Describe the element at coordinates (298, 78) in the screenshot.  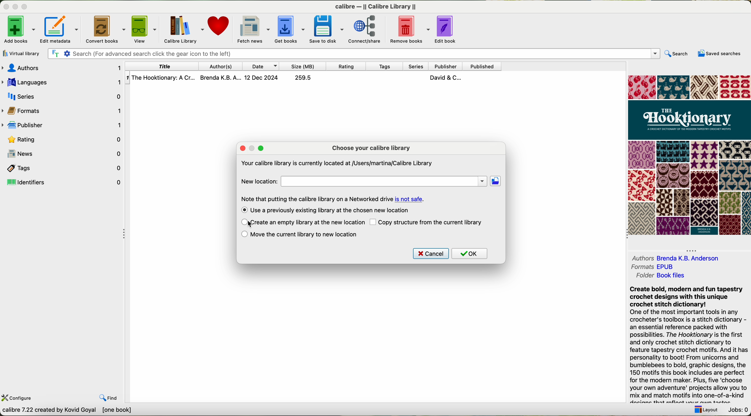
I see `the hooktionary A CR.....Brenda K.B.A.....12 dec 2024 ` at that location.